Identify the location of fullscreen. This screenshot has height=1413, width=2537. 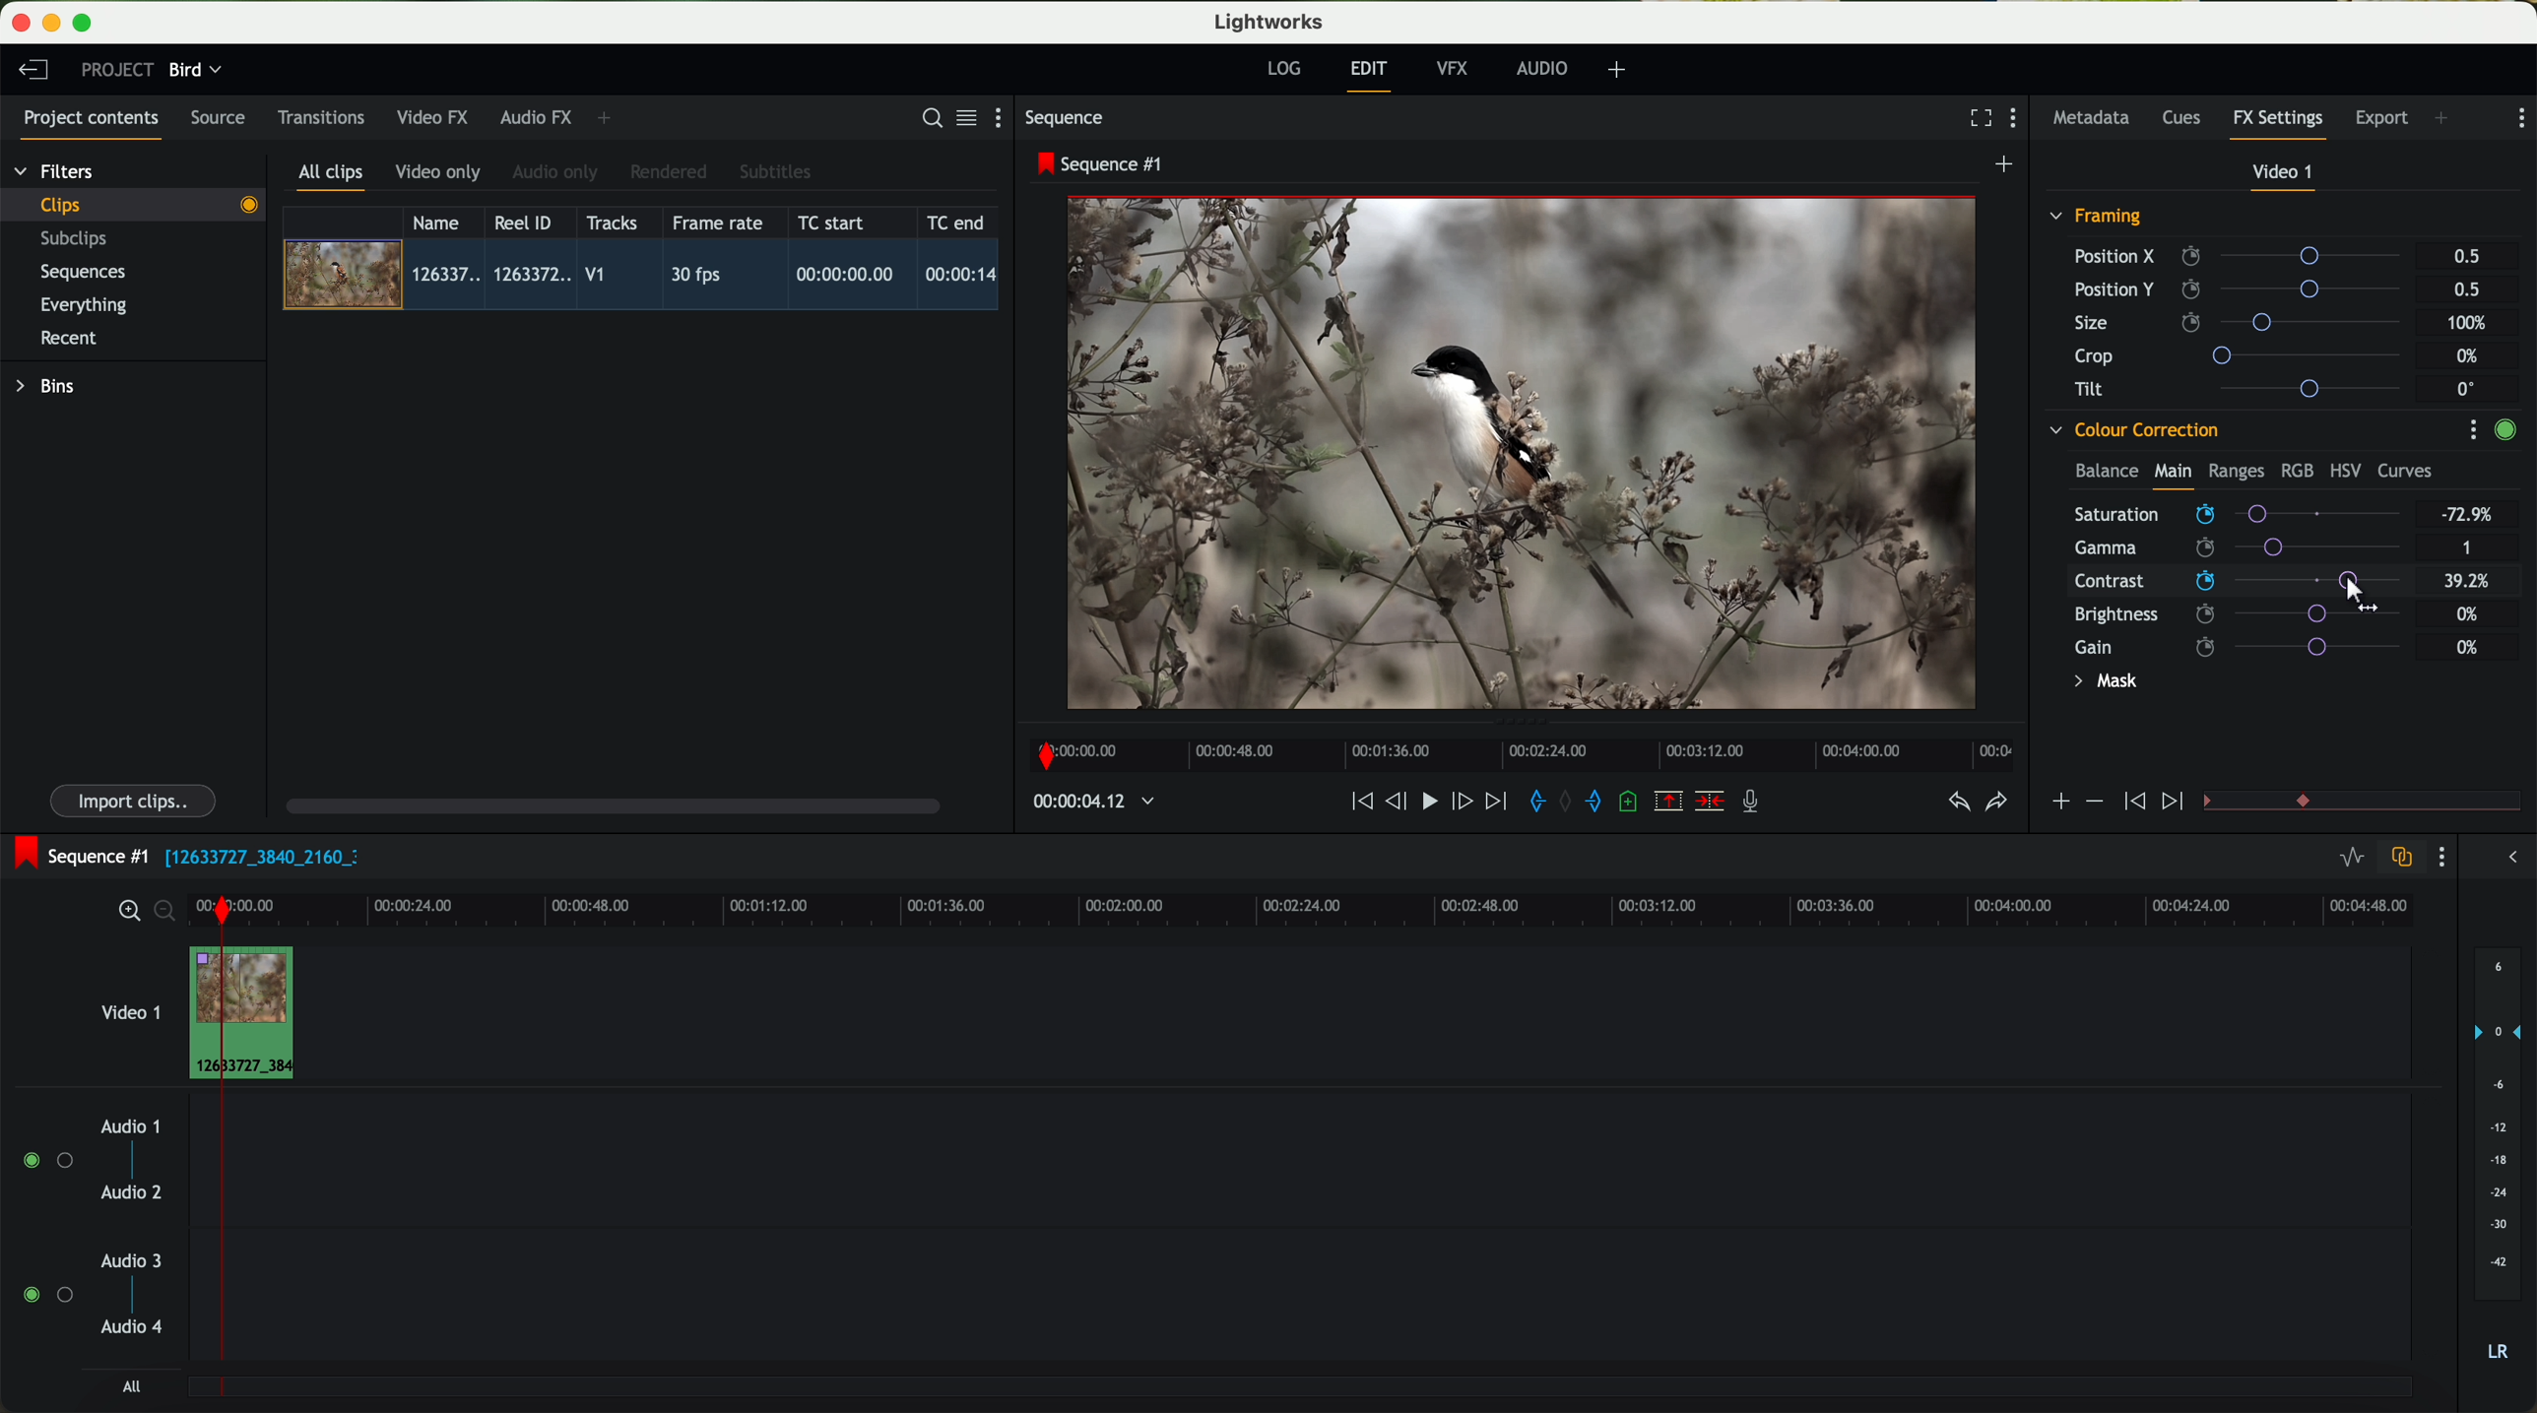
(1977, 117).